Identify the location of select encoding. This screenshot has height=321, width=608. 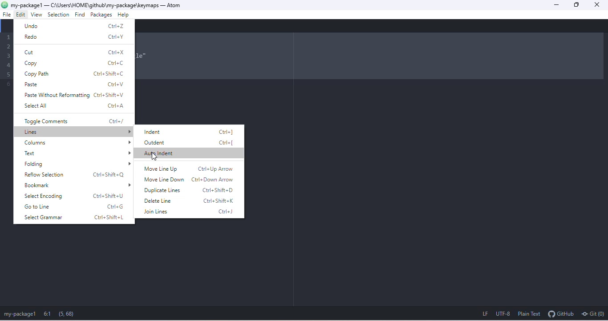
(75, 197).